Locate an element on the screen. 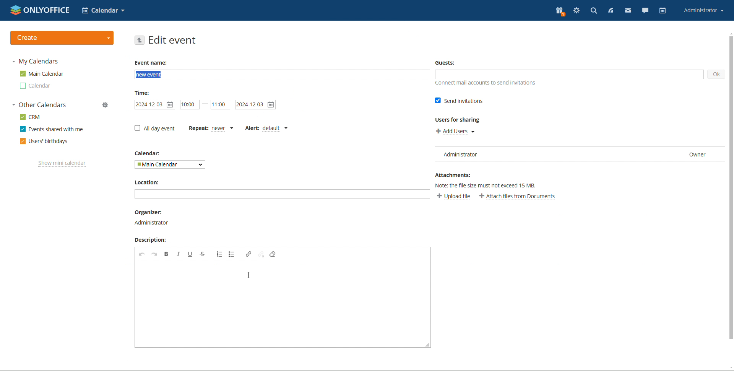 The height and width of the screenshot is (371, 734). resize is located at coordinates (427, 344).